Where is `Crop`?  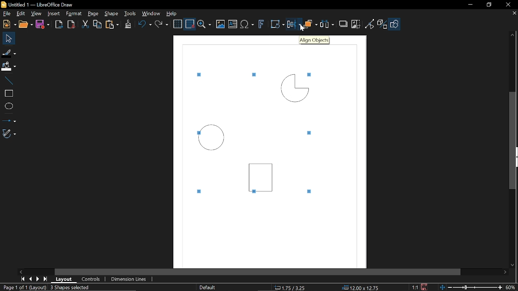 Crop is located at coordinates (356, 23).